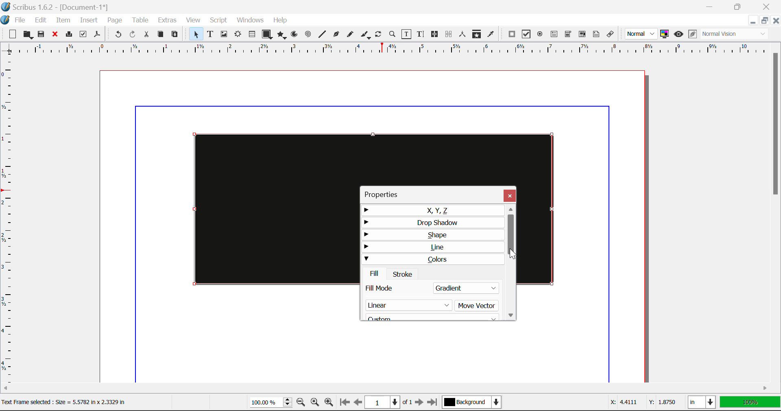  I want to click on Copy Item Properties, so click(476, 35).